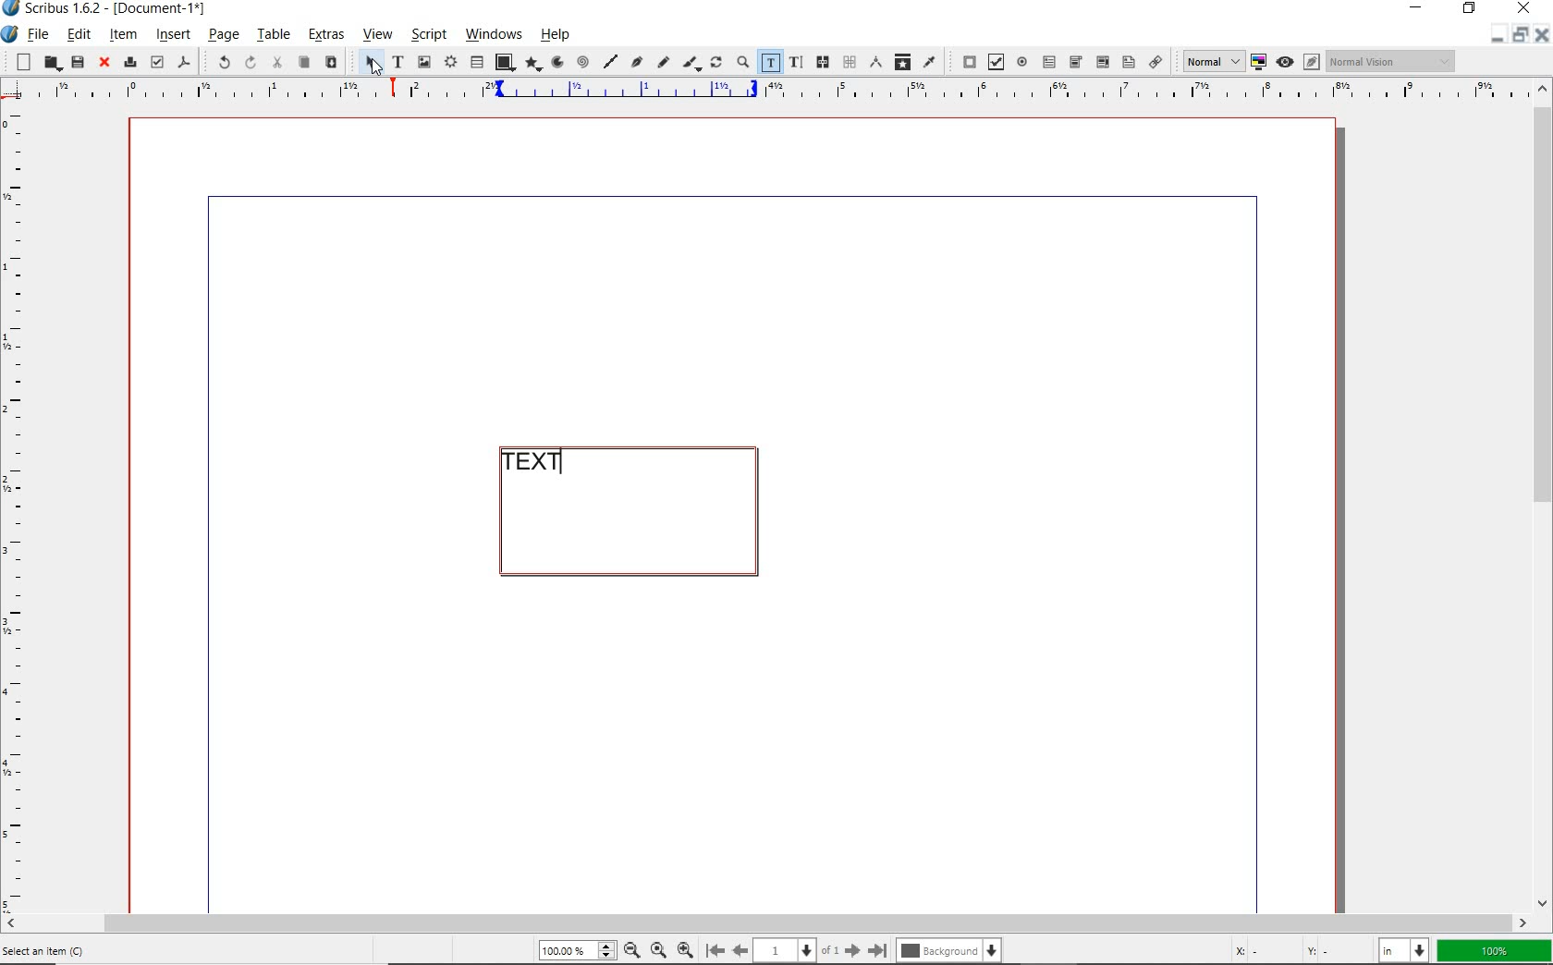  I want to click on copy item properties, so click(901, 61).